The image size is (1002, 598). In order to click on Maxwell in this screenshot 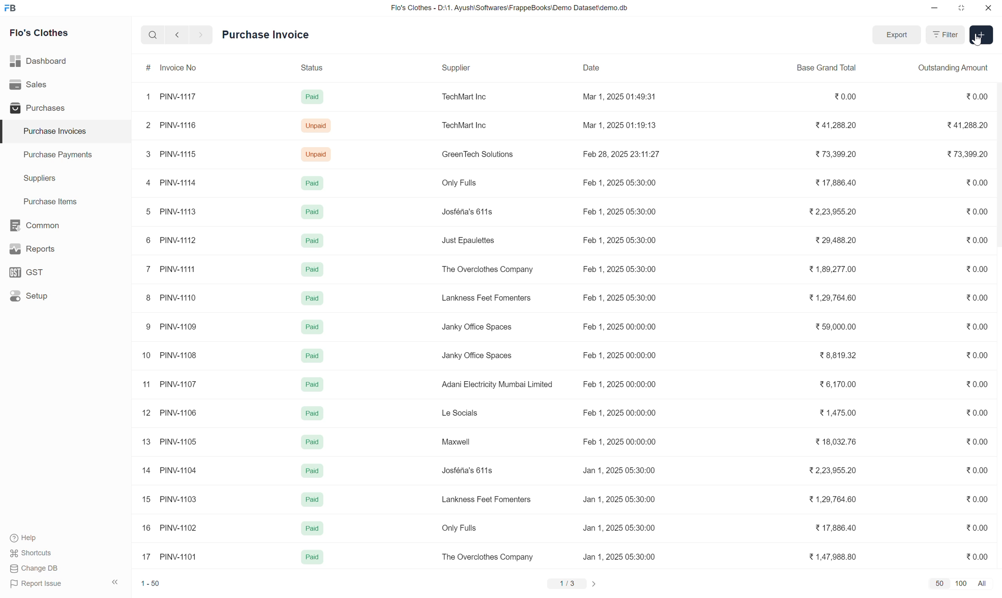, I will do `click(458, 441)`.